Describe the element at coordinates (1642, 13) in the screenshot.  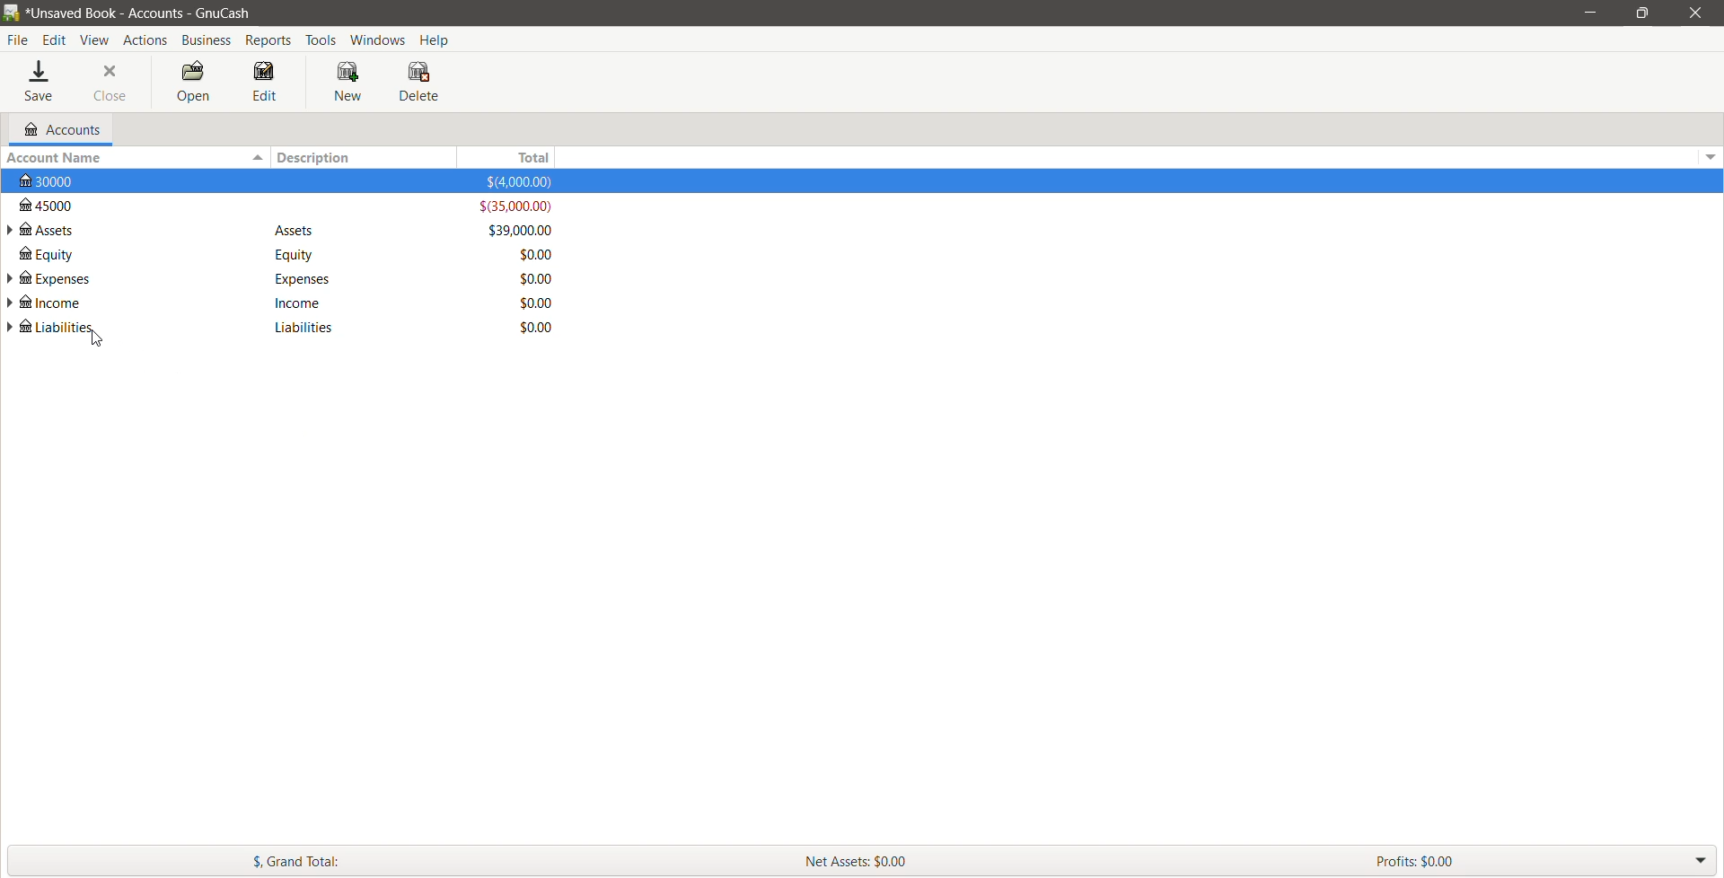
I see `Restore Down` at that location.